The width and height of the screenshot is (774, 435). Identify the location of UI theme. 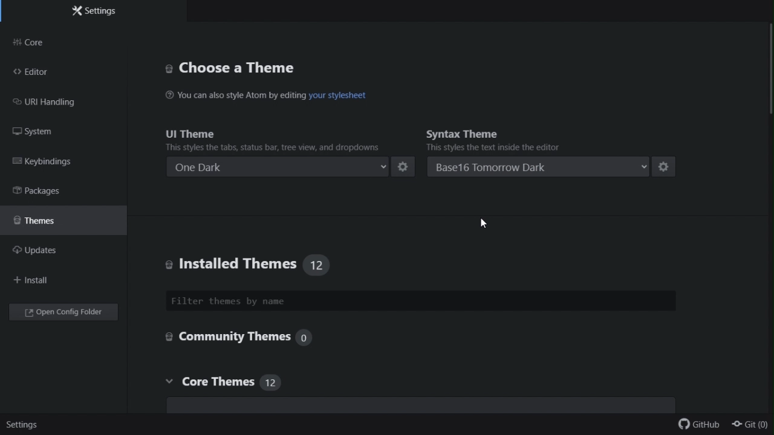
(270, 138).